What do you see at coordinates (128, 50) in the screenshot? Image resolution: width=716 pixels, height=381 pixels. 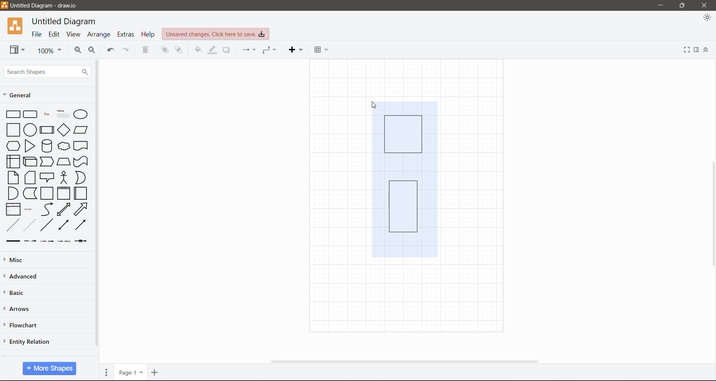 I see `Redo` at bounding box center [128, 50].